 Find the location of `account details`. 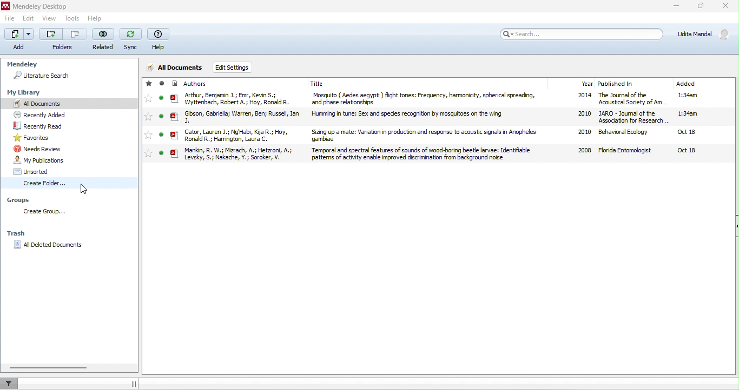

account details is located at coordinates (705, 34).